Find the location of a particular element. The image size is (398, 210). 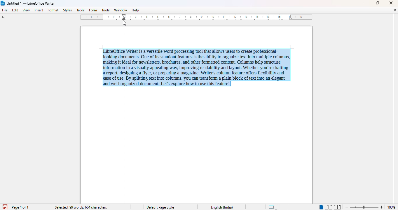

insert is located at coordinates (39, 10).